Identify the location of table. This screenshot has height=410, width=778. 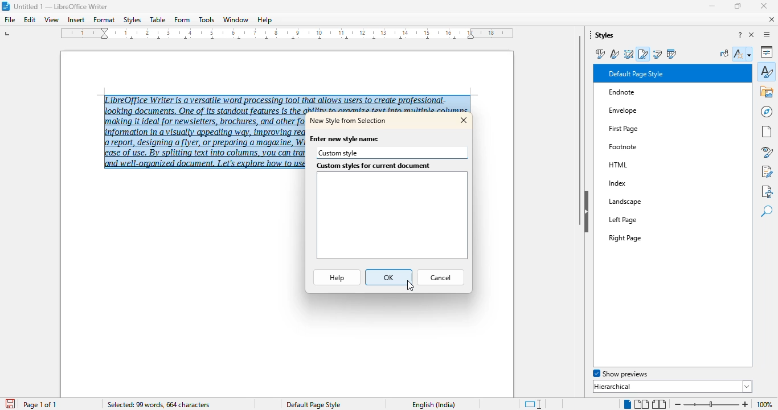
(158, 20).